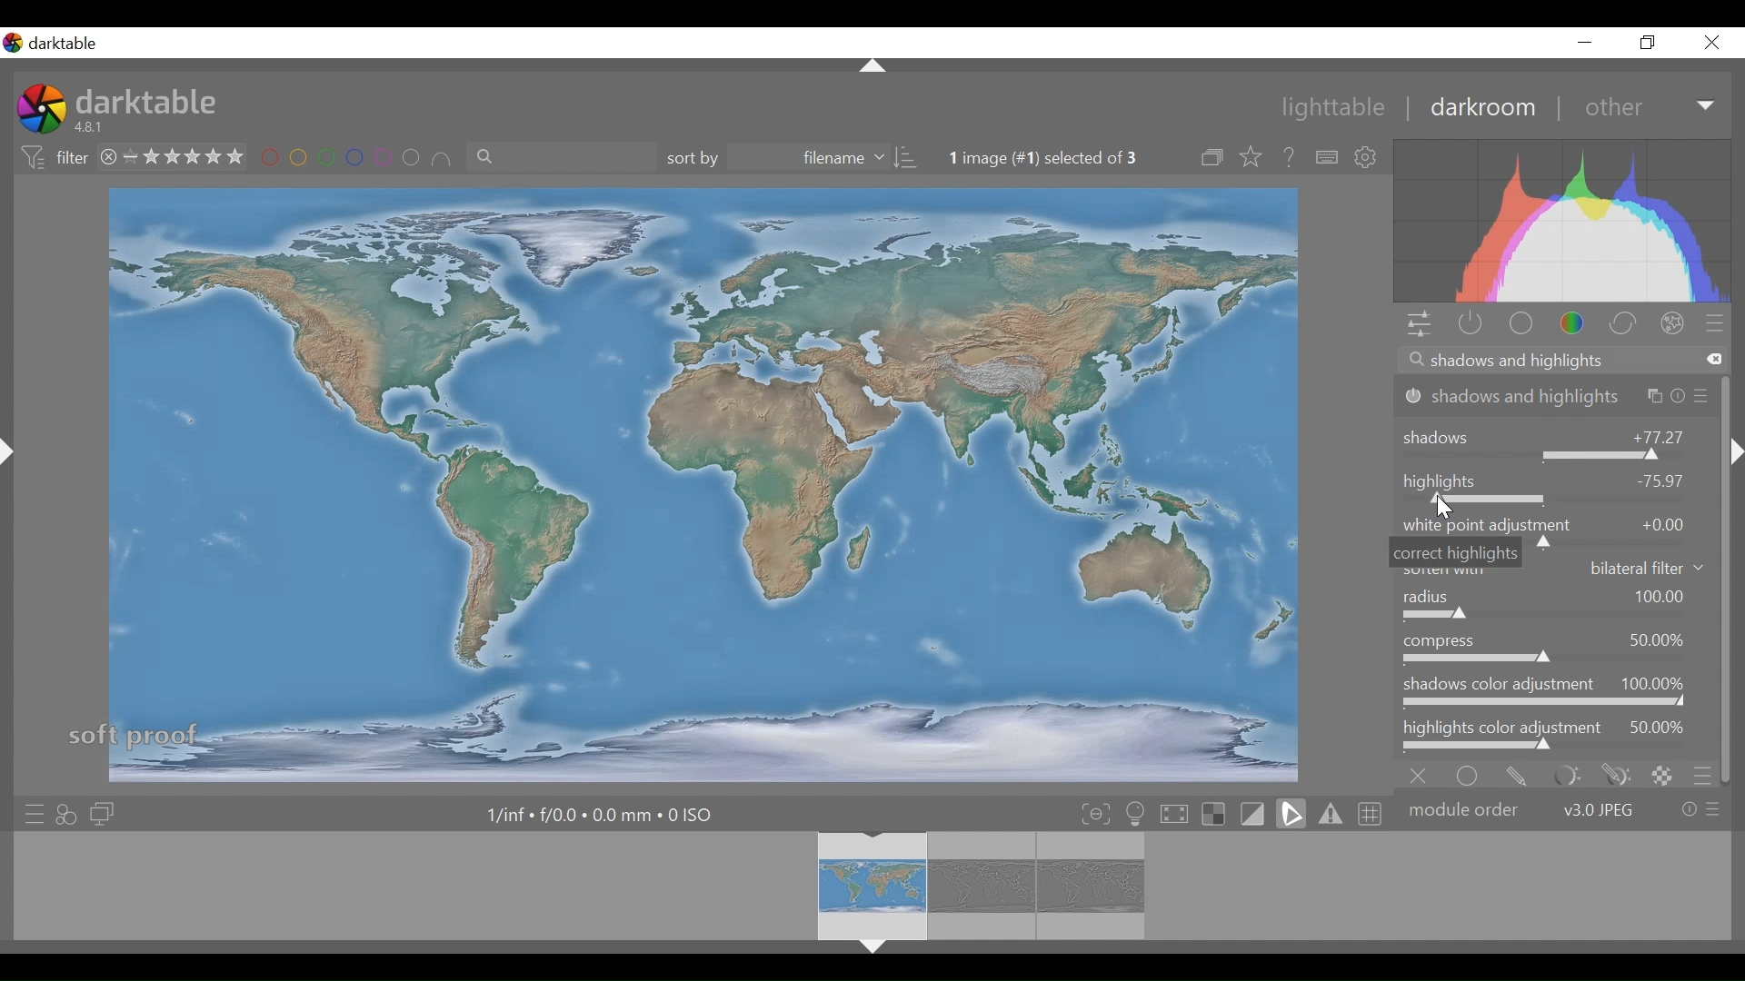  What do you see at coordinates (1456, 552) in the screenshot?
I see `correct highlights tooltip` at bounding box center [1456, 552].